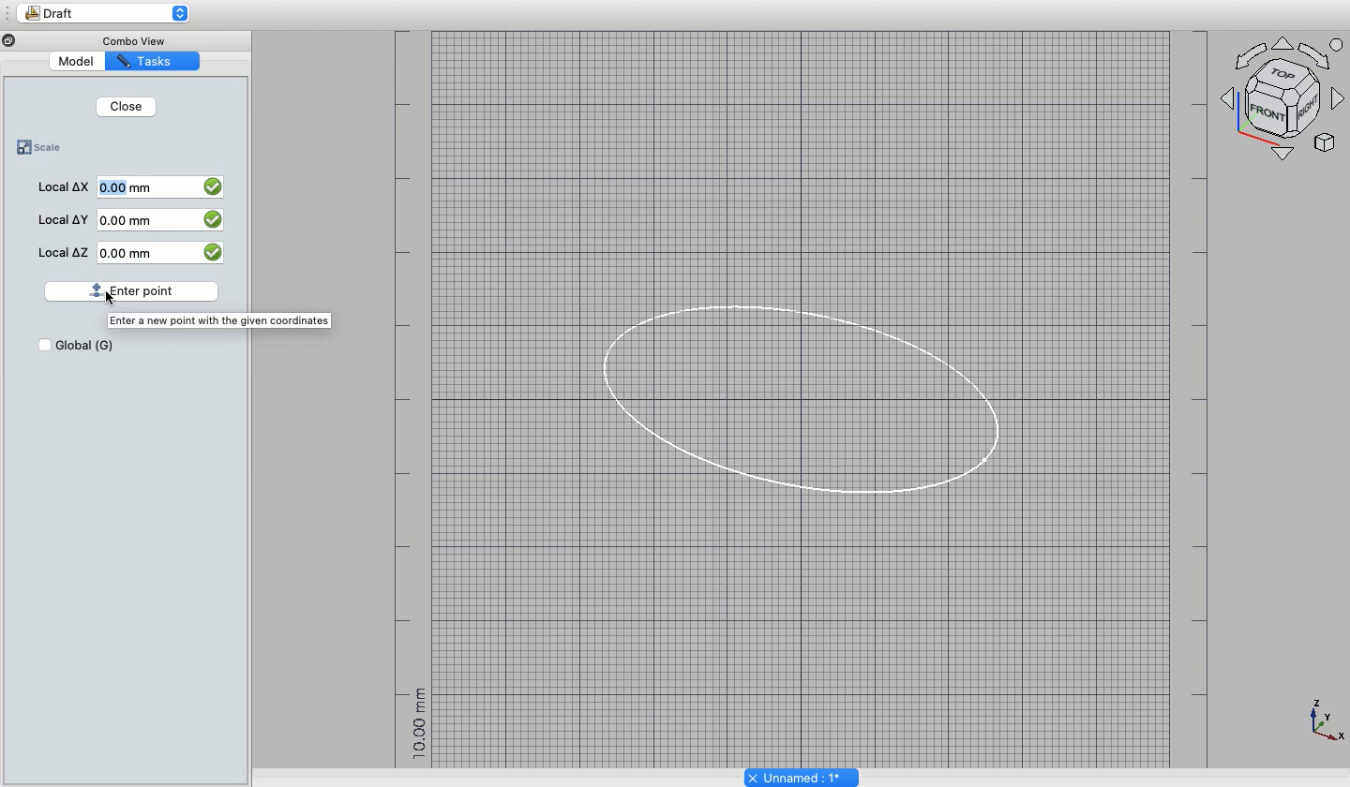 This screenshot has height=787, width=1350. I want to click on Draft, so click(112, 14).